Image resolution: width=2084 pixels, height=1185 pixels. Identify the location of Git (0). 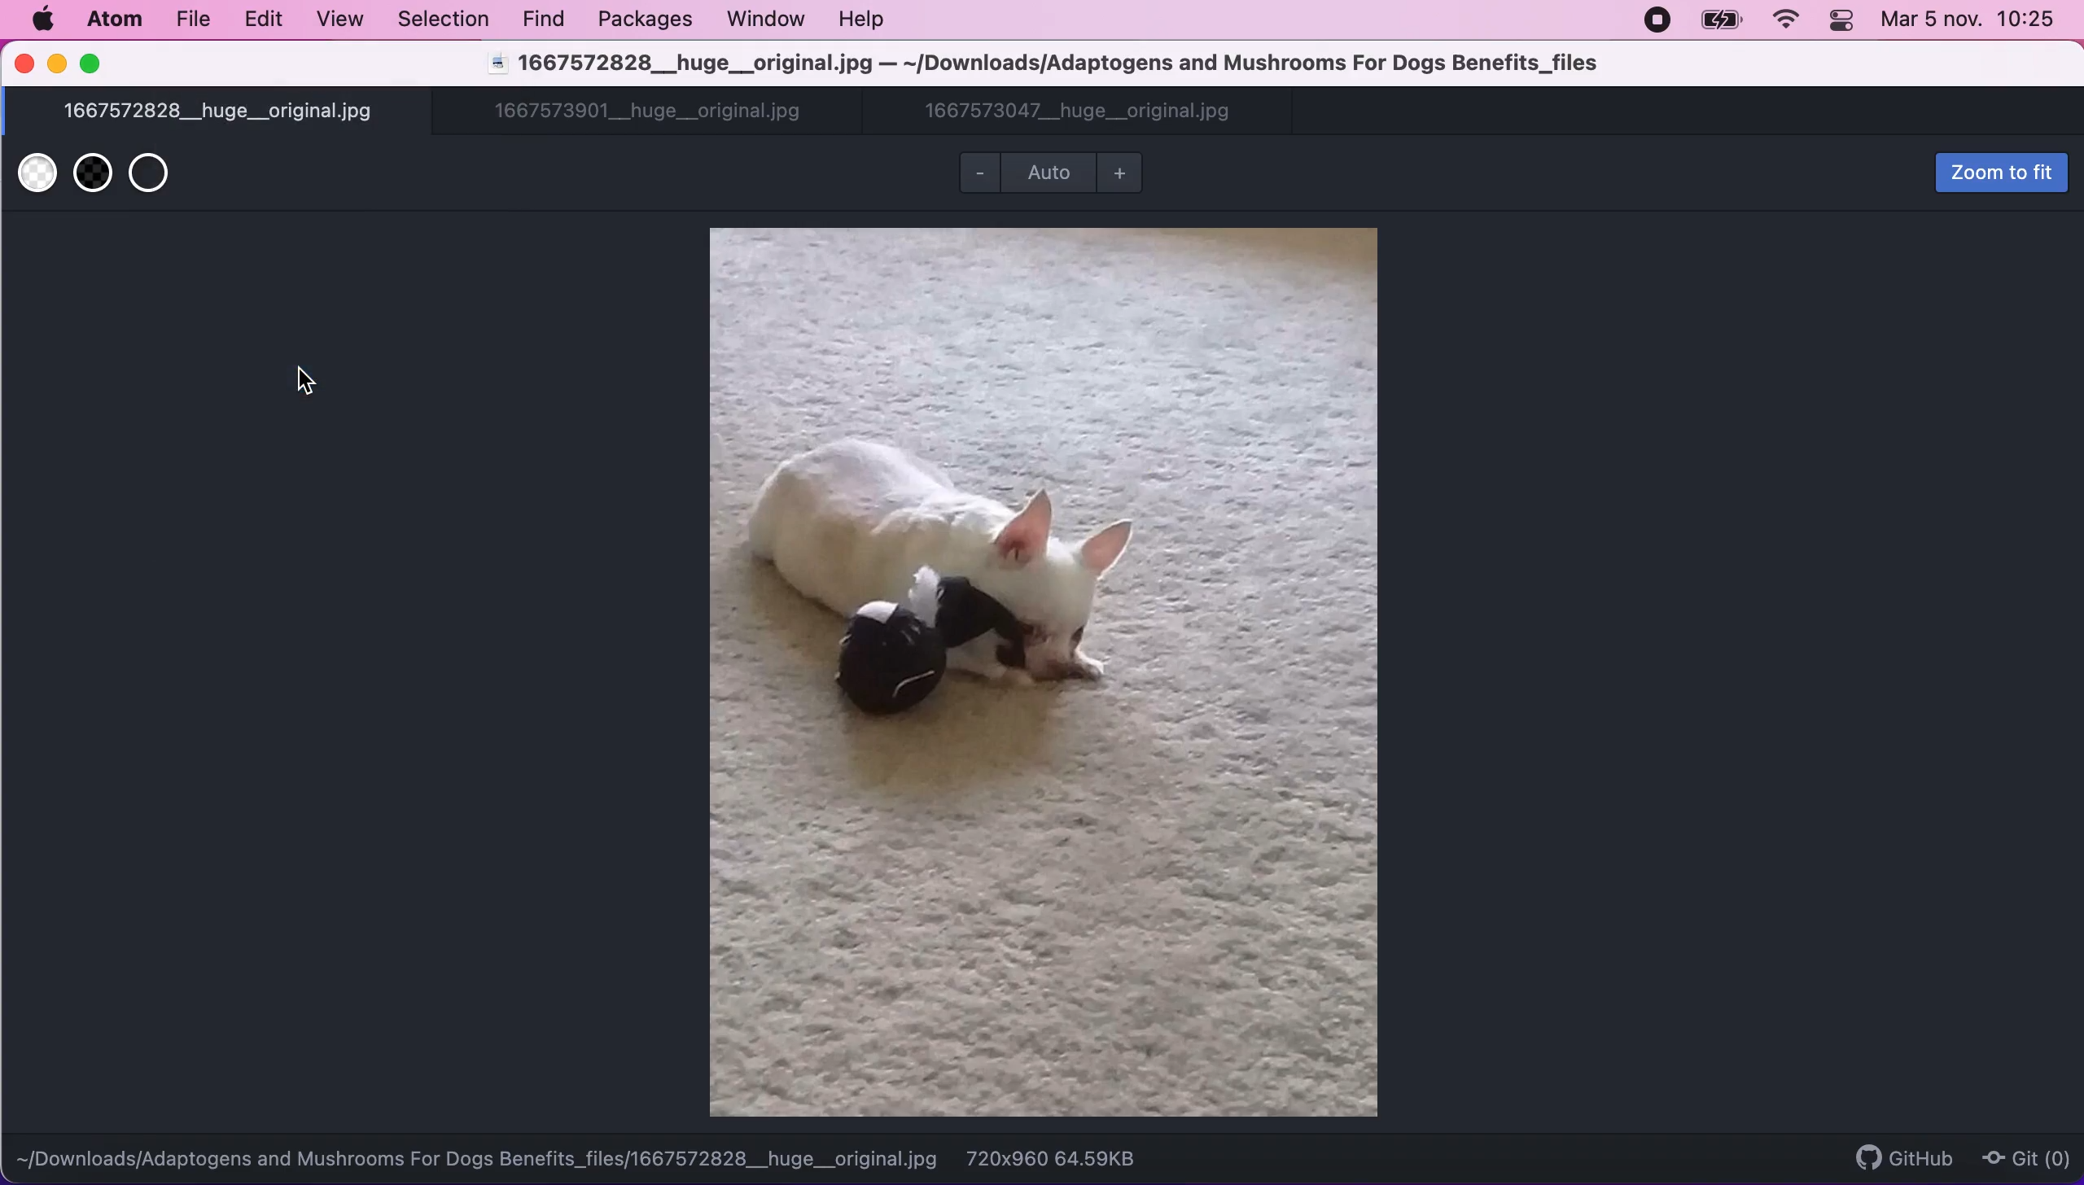
(2025, 1157).